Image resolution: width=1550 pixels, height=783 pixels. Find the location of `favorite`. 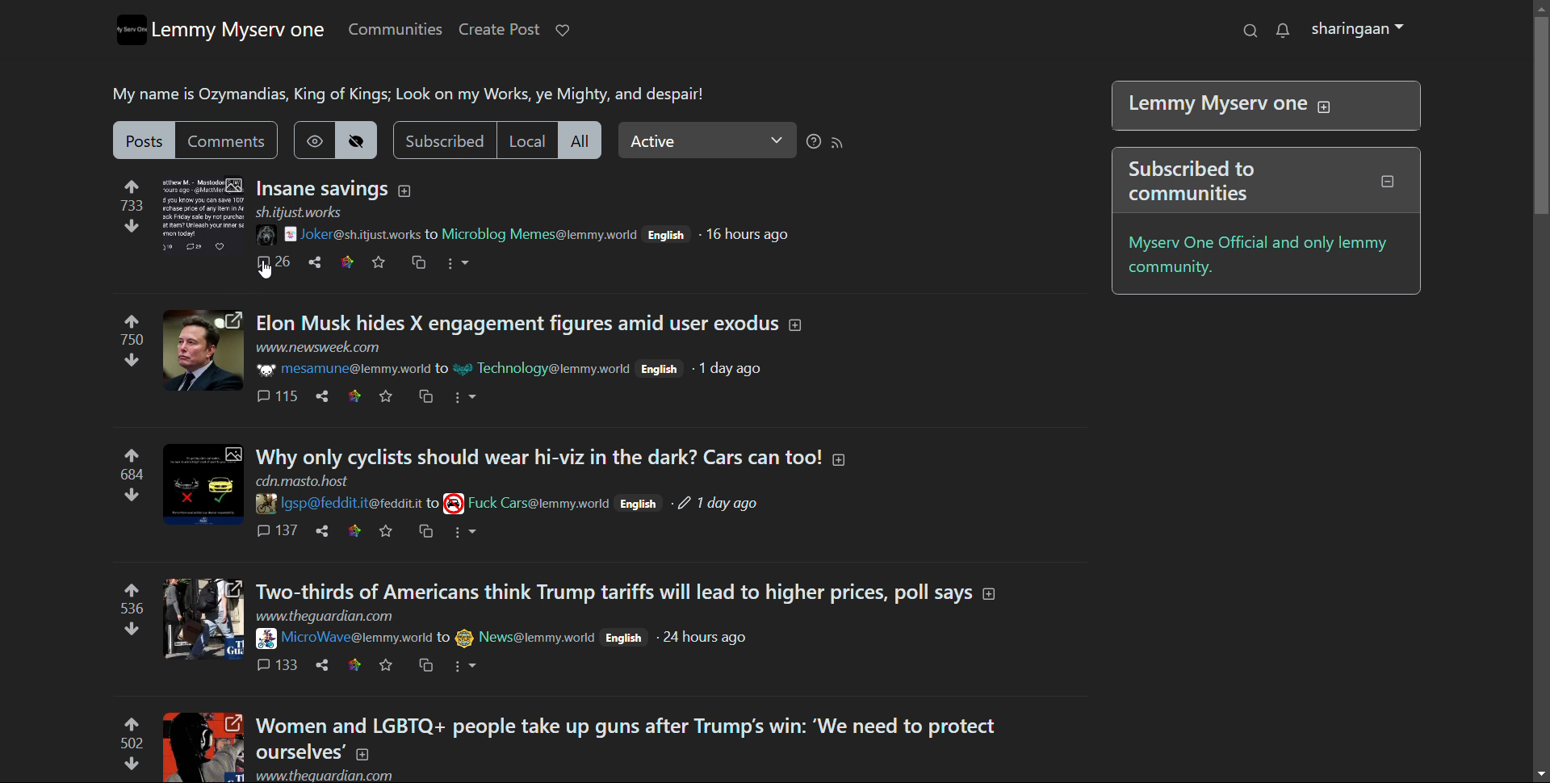

favorite is located at coordinates (386, 532).